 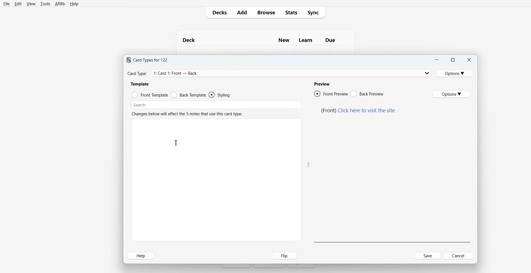 What do you see at coordinates (217, 104) in the screenshot?
I see `Search Bar` at bounding box center [217, 104].